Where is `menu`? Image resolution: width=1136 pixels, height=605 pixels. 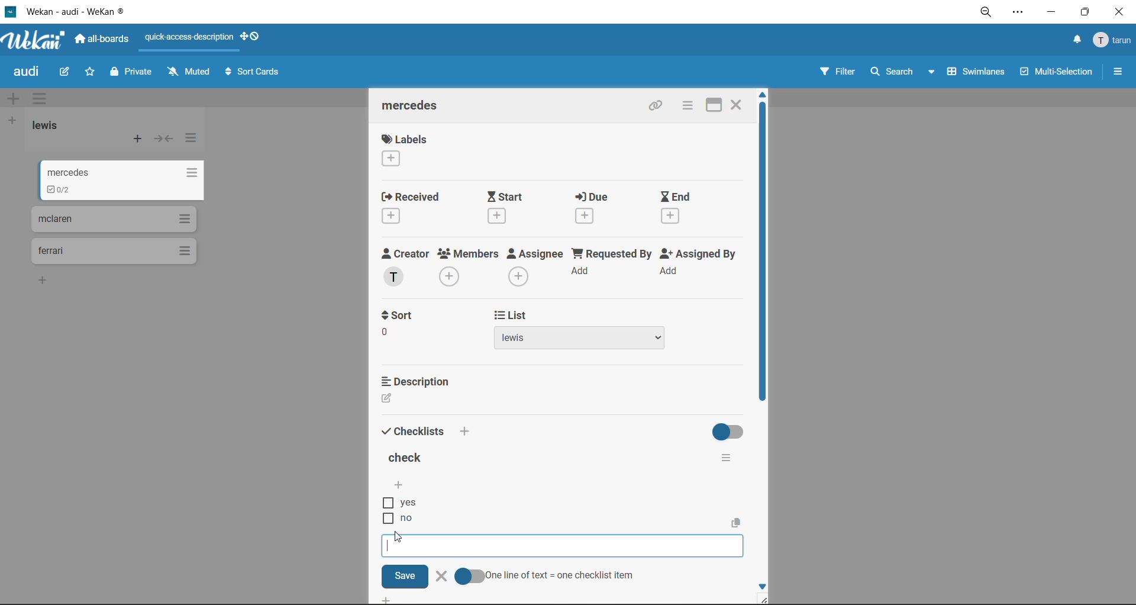 menu is located at coordinates (1111, 40).